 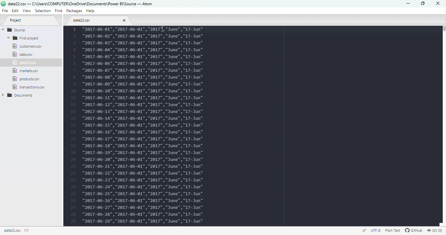 What do you see at coordinates (255, 126) in the screenshot?
I see `File content that mentions a series of date for the month of June in the year 2017. The start date is 1st while the end date is 29th and the file seems to be focused on one particular date i.e. 17th june 2017. ` at bounding box center [255, 126].